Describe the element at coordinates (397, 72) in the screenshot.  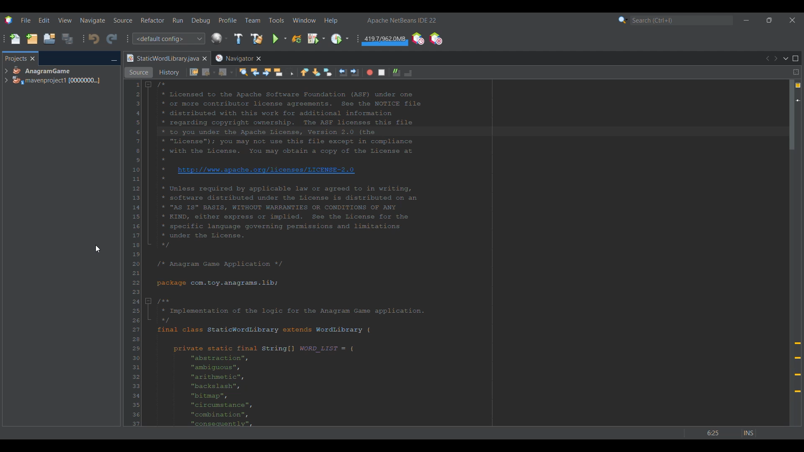
I see `Uncomment` at that location.